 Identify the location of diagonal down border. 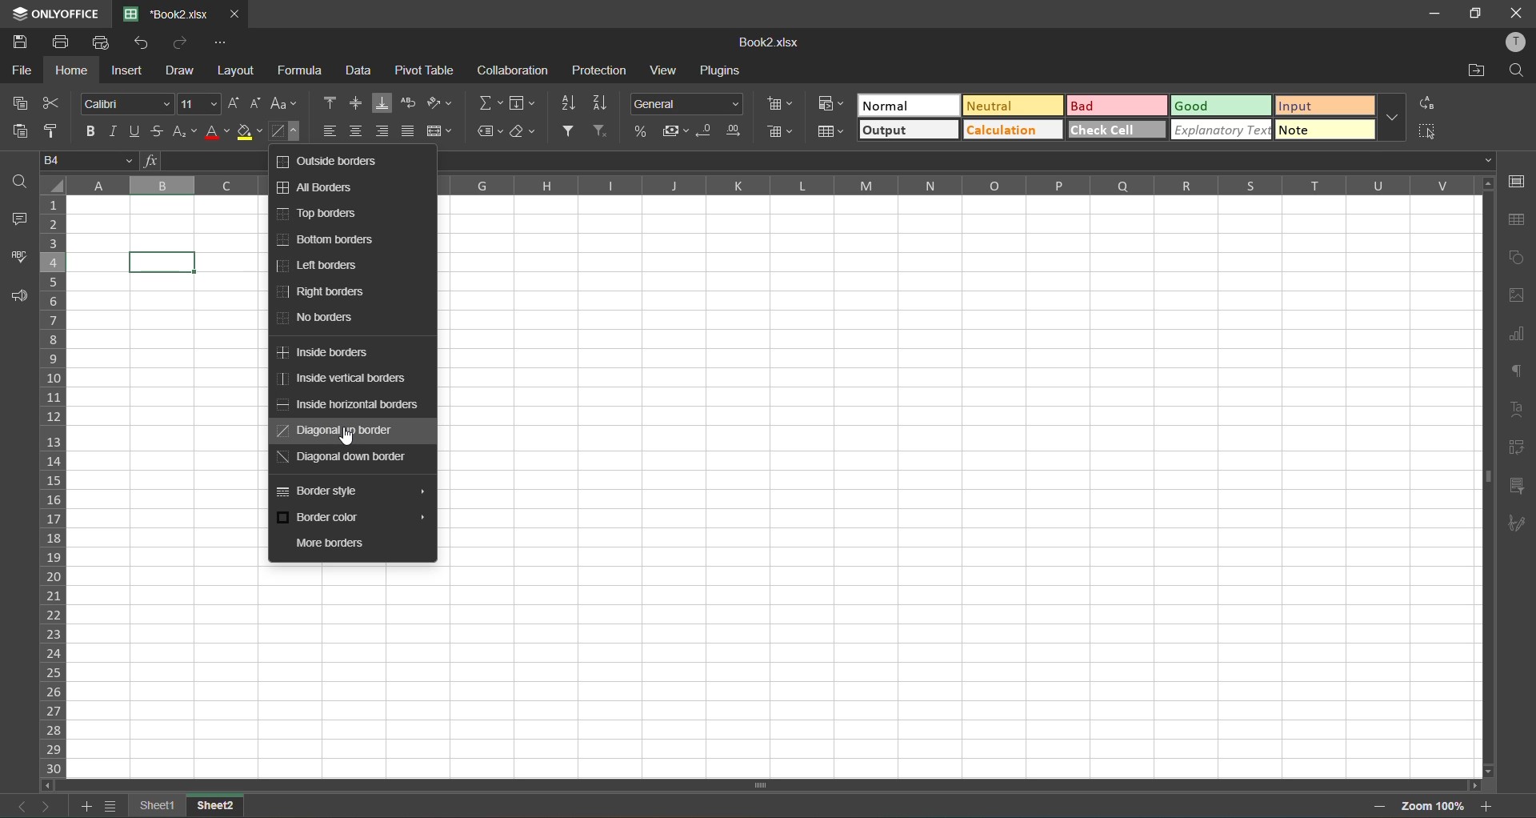
(341, 458).